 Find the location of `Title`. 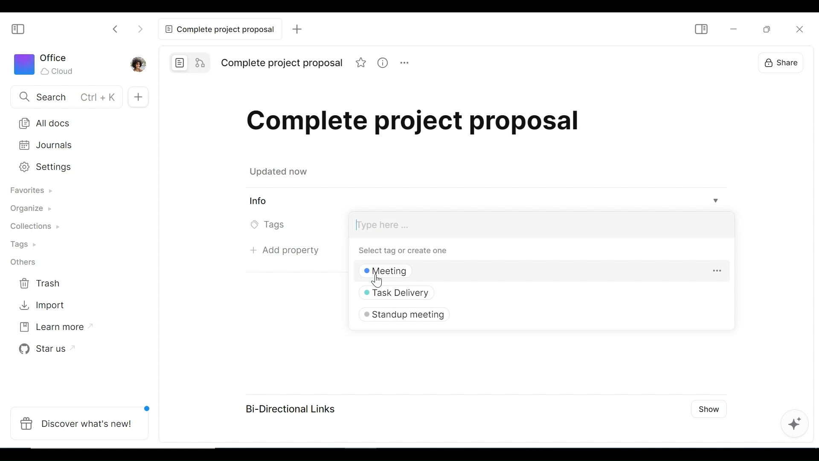

Title is located at coordinates (282, 62).